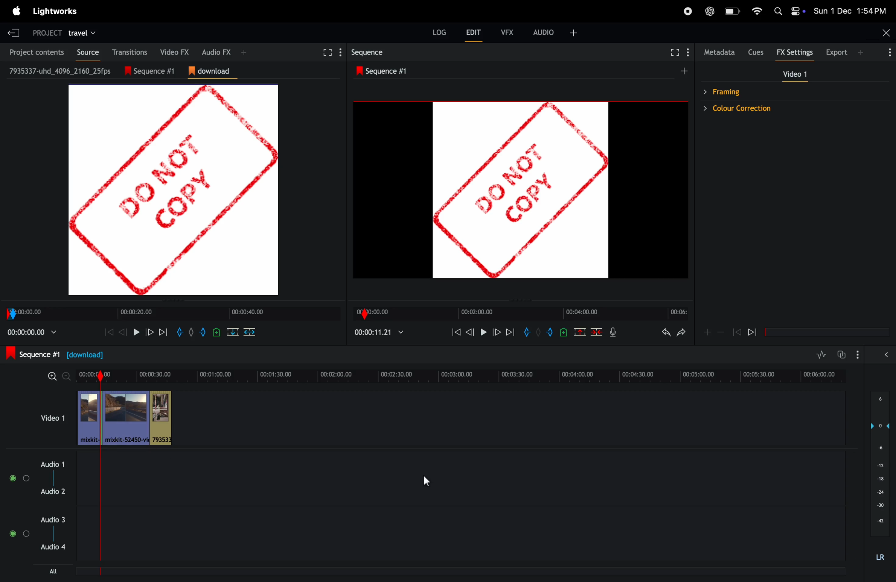 This screenshot has height=582, width=896. What do you see at coordinates (574, 33) in the screenshot?
I see `Add` at bounding box center [574, 33].